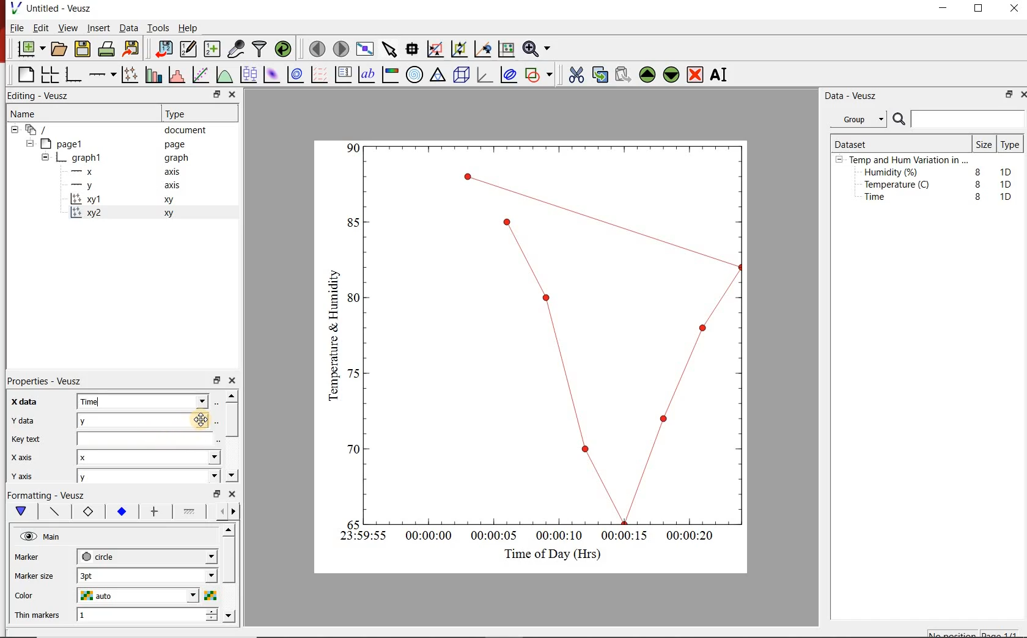 This screenshot has height=638, width=1027. I want to click on open a document, so click(60, 50).